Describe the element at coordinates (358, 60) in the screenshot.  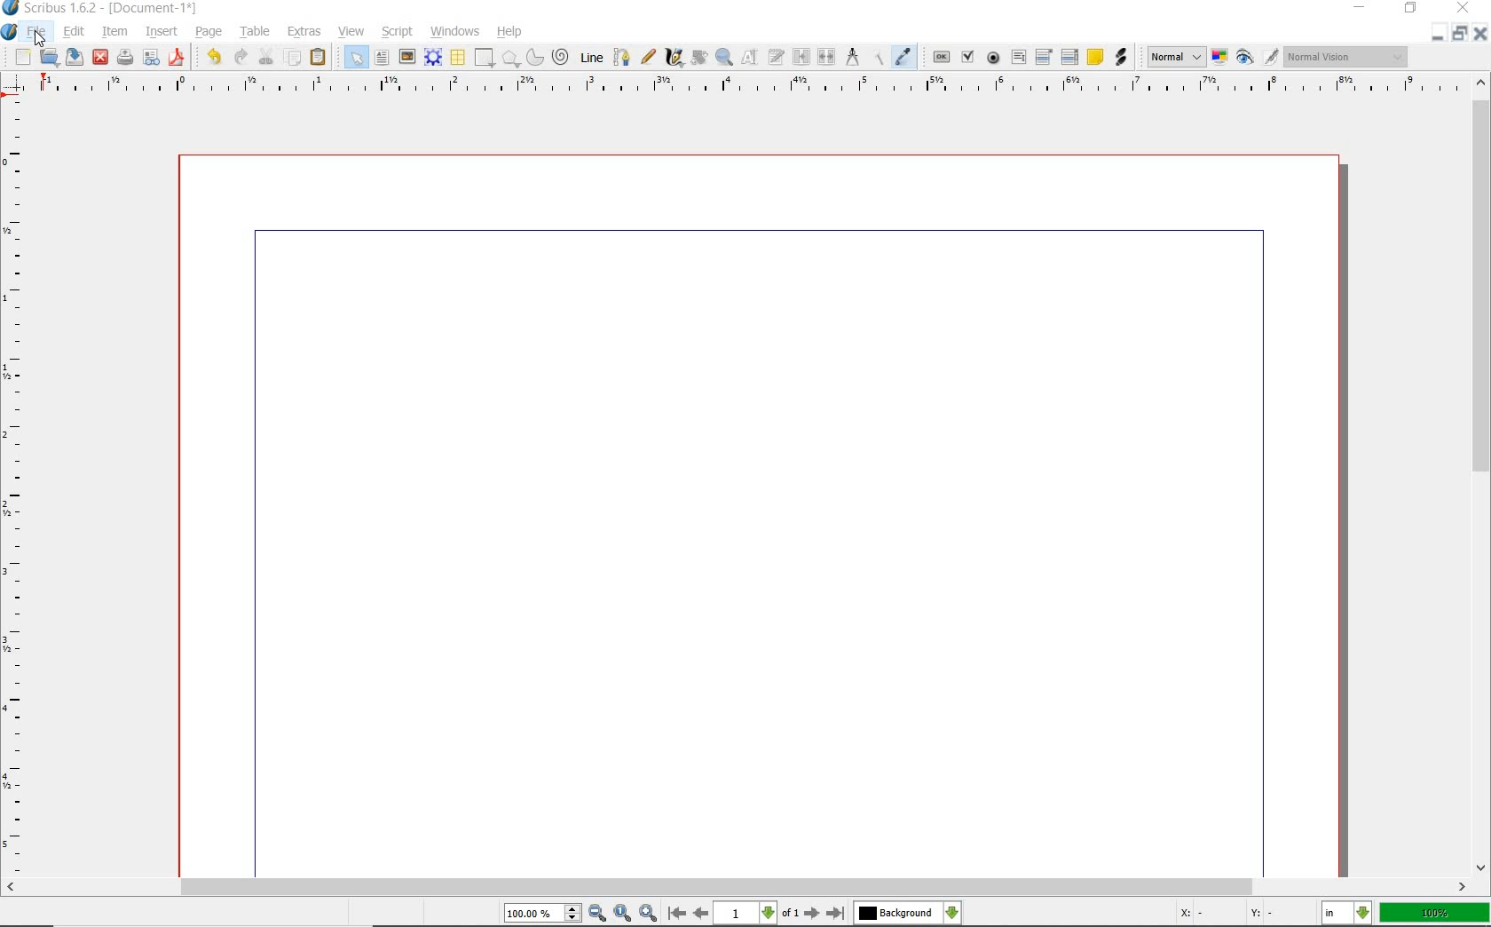
I see `select` at that location.